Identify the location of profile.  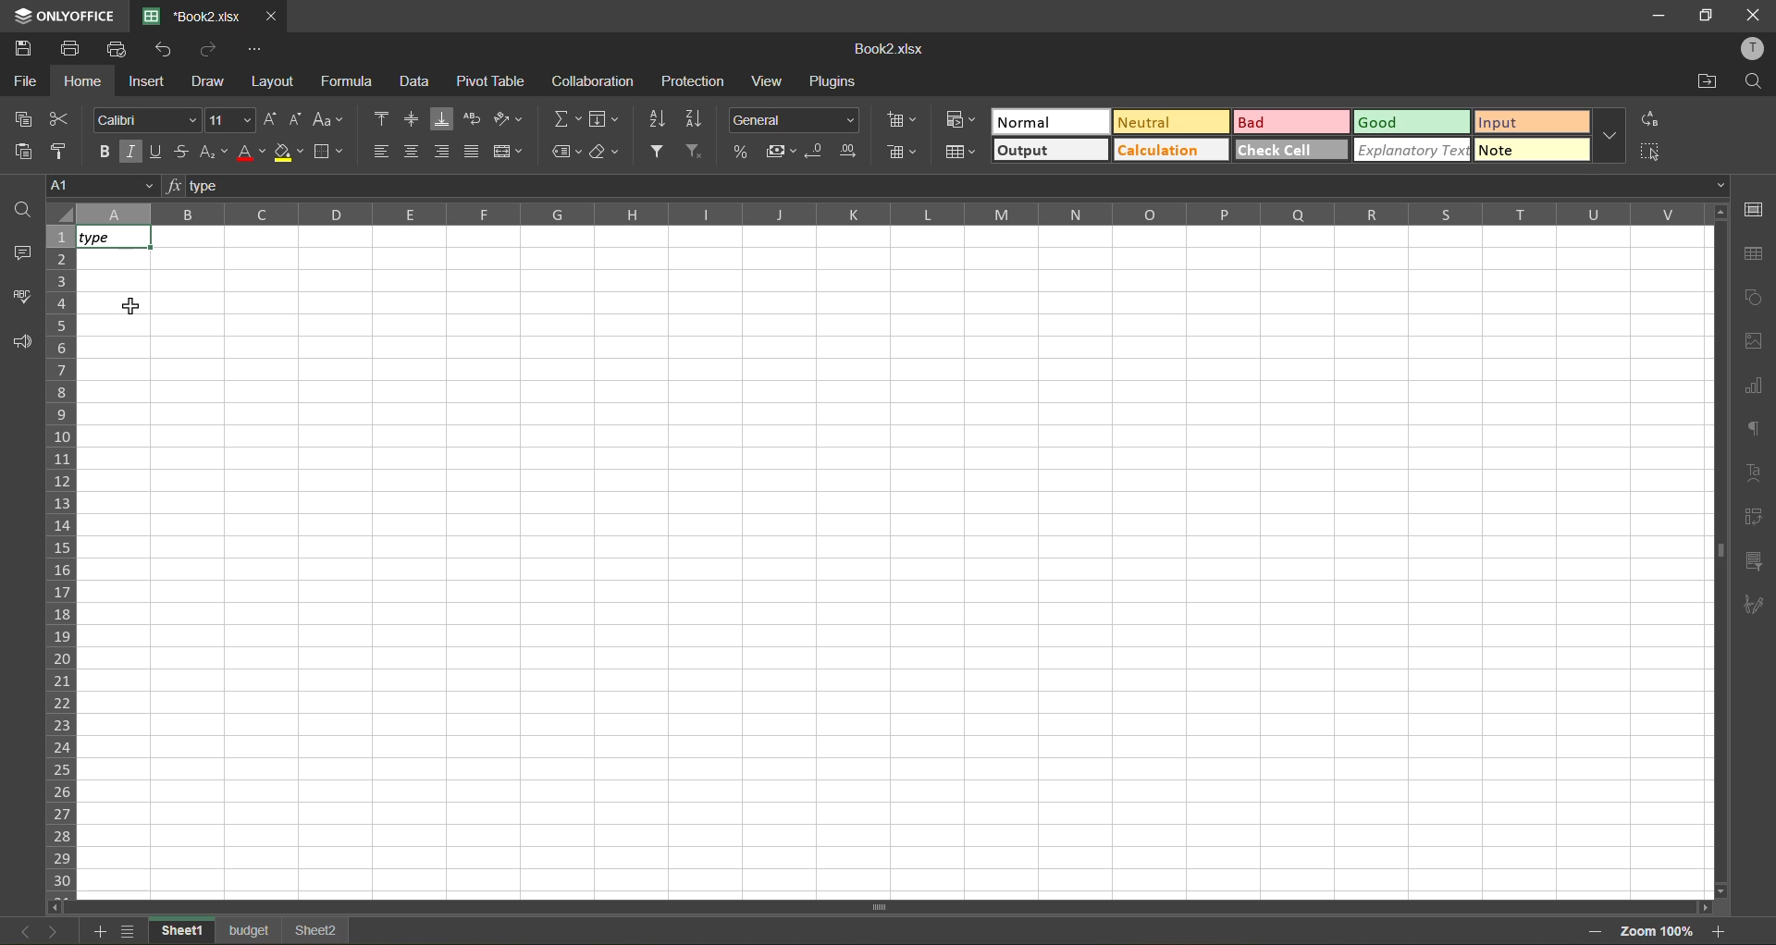
(1749, 49).